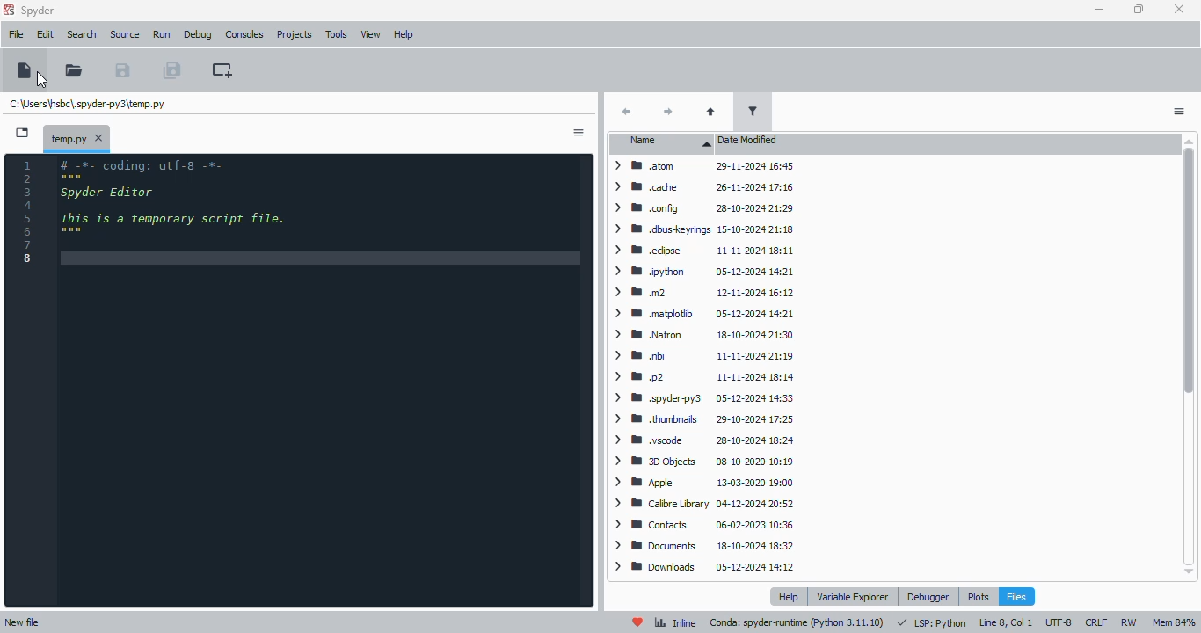 The width and height of the screenshot is (1201, 633). What do you see at coordinates (295, 34) in the screenshot?
I see `projects` at bounding box center [295, 34].